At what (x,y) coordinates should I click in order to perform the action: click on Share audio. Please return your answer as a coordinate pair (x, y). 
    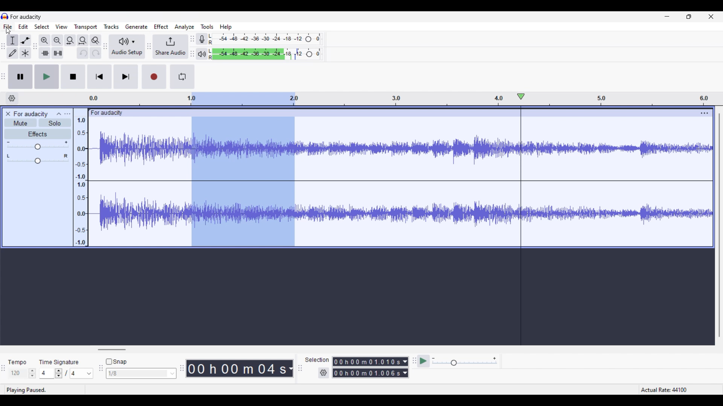
    Looking at the image, I should click on (170, 47).